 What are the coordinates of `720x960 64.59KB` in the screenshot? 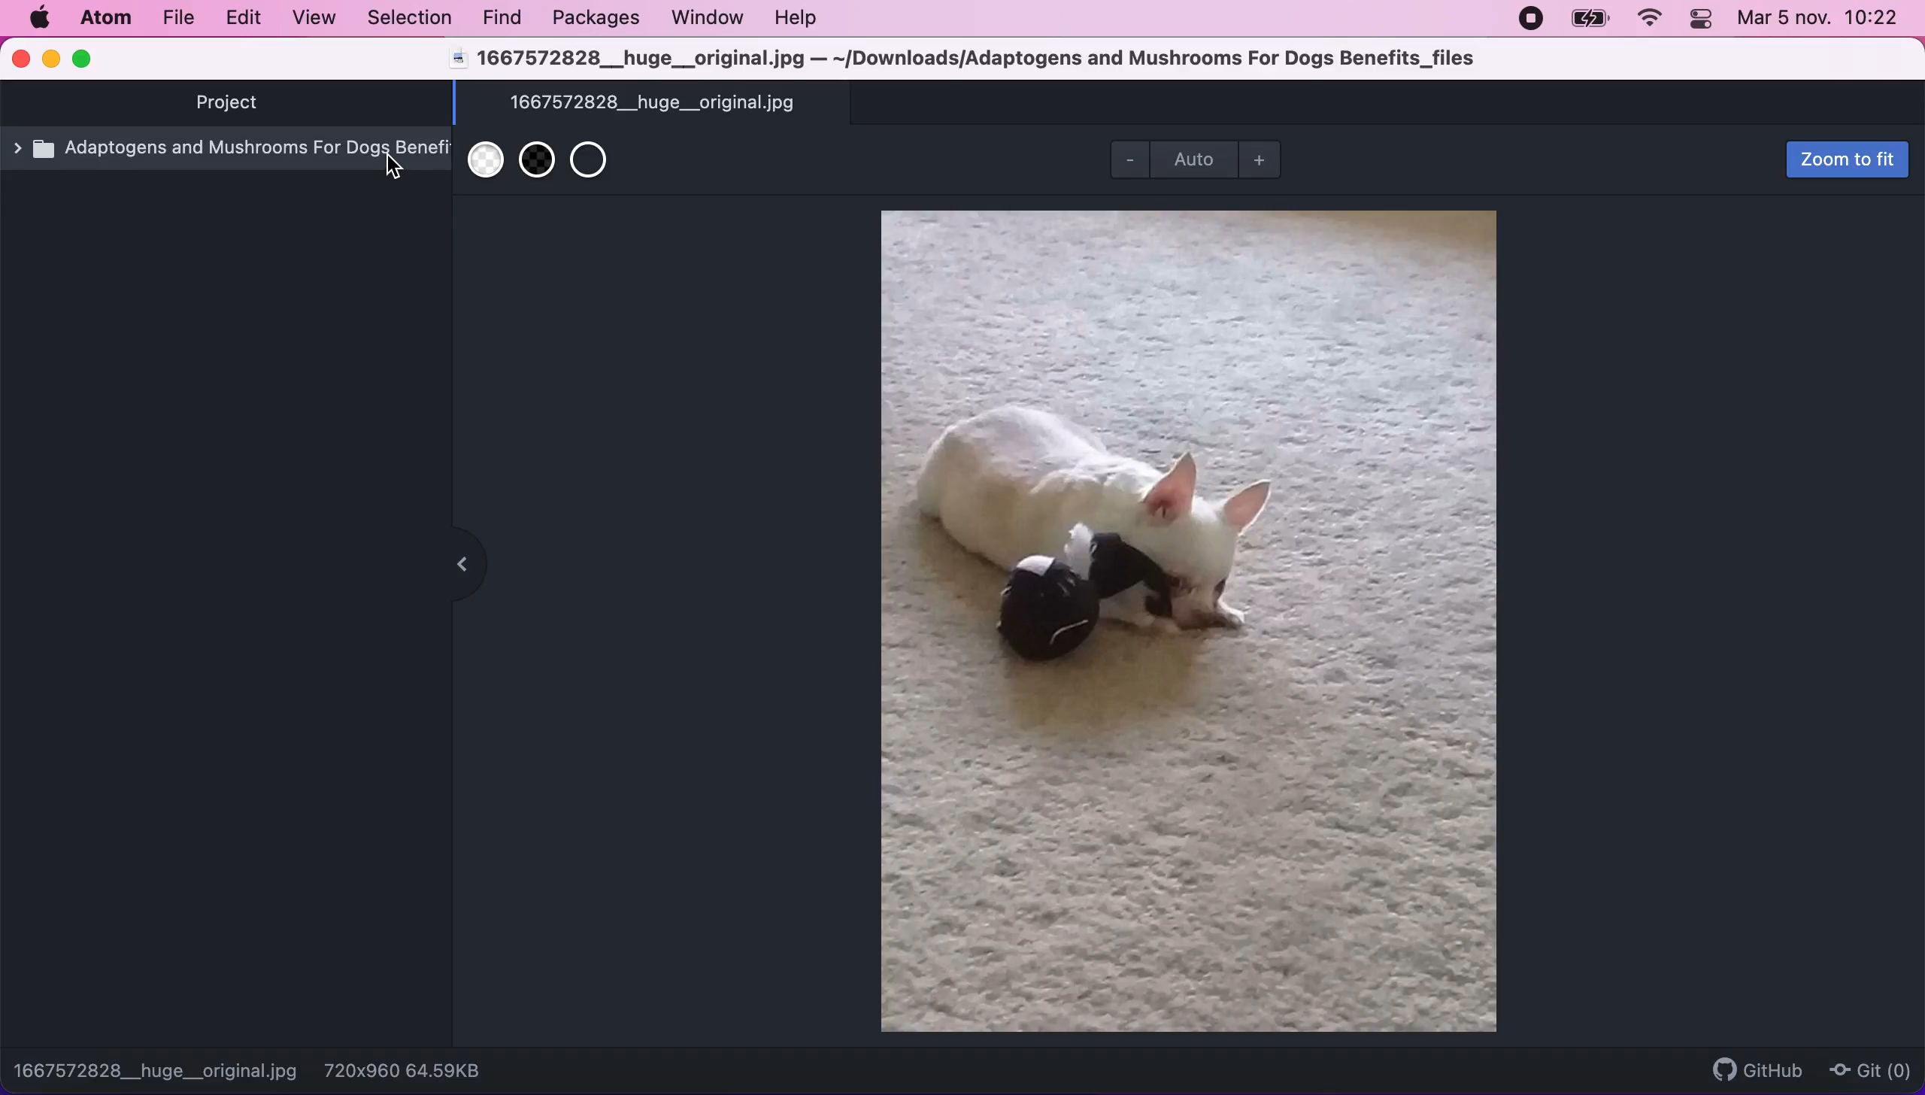 It's located at (414, 1070).